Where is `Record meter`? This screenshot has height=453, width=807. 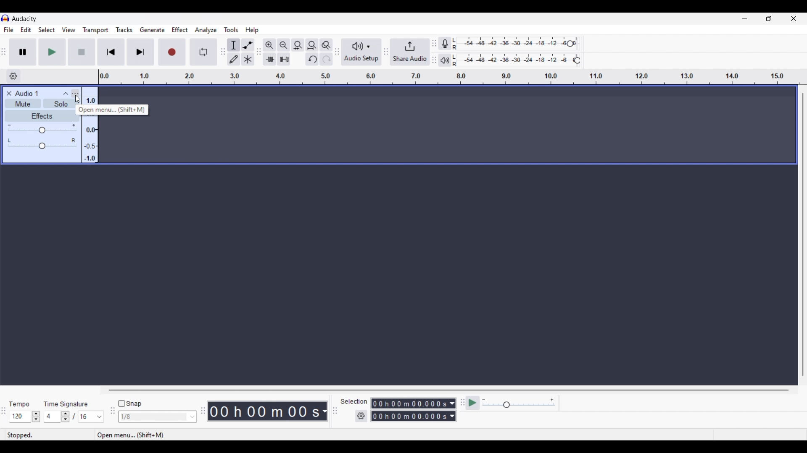 Record meter is located at coordinates (449, 44).